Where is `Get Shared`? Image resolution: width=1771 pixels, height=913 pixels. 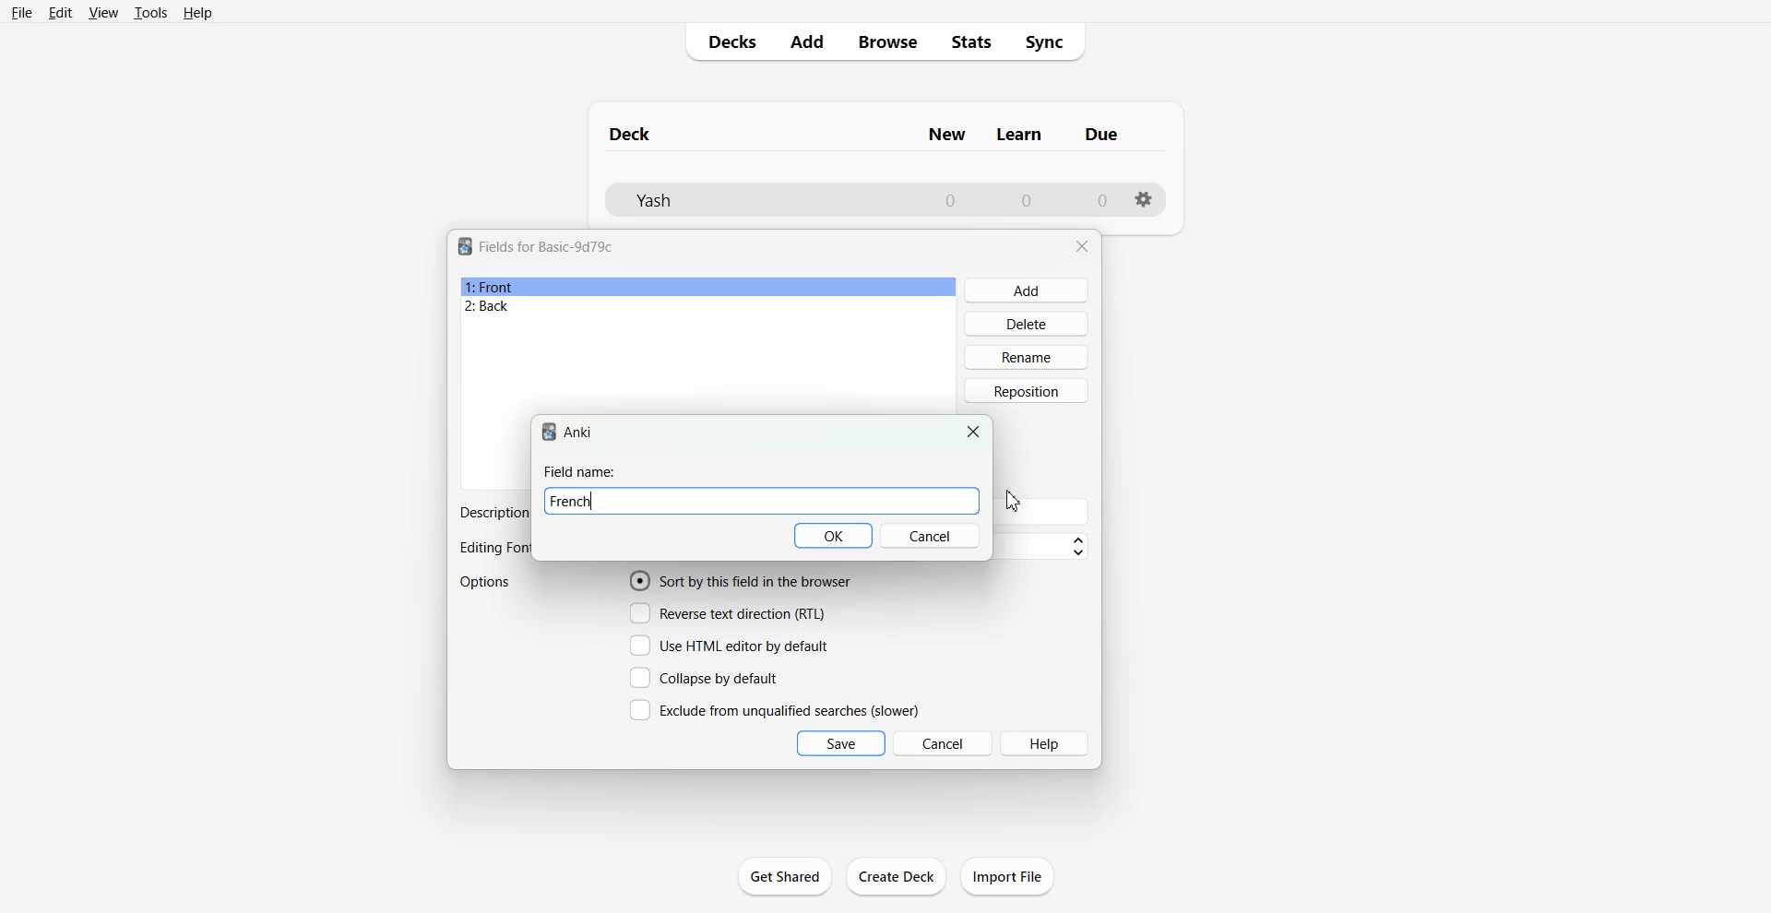
Get Shared is located at coordinates (785, 876).